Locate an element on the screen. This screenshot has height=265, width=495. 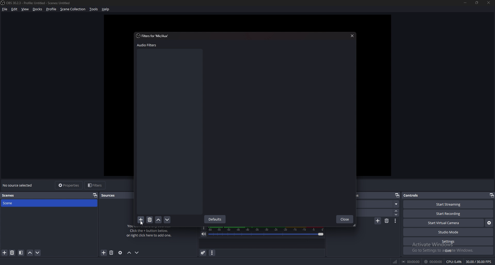
scene is located at coordinates (378, 204).